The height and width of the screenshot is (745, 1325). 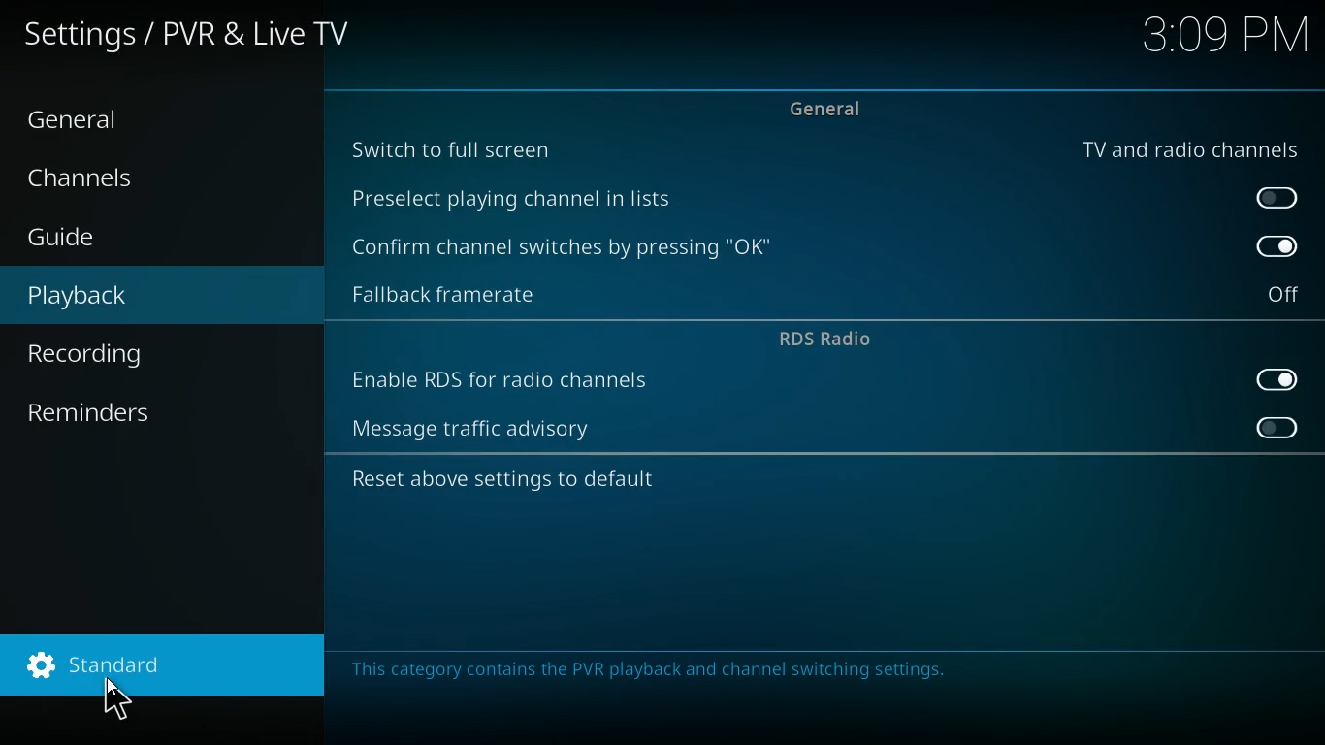 What do you see at coordinates (113, 354) in the screenshot?
I see `recording` at bounding box center [113, 354].